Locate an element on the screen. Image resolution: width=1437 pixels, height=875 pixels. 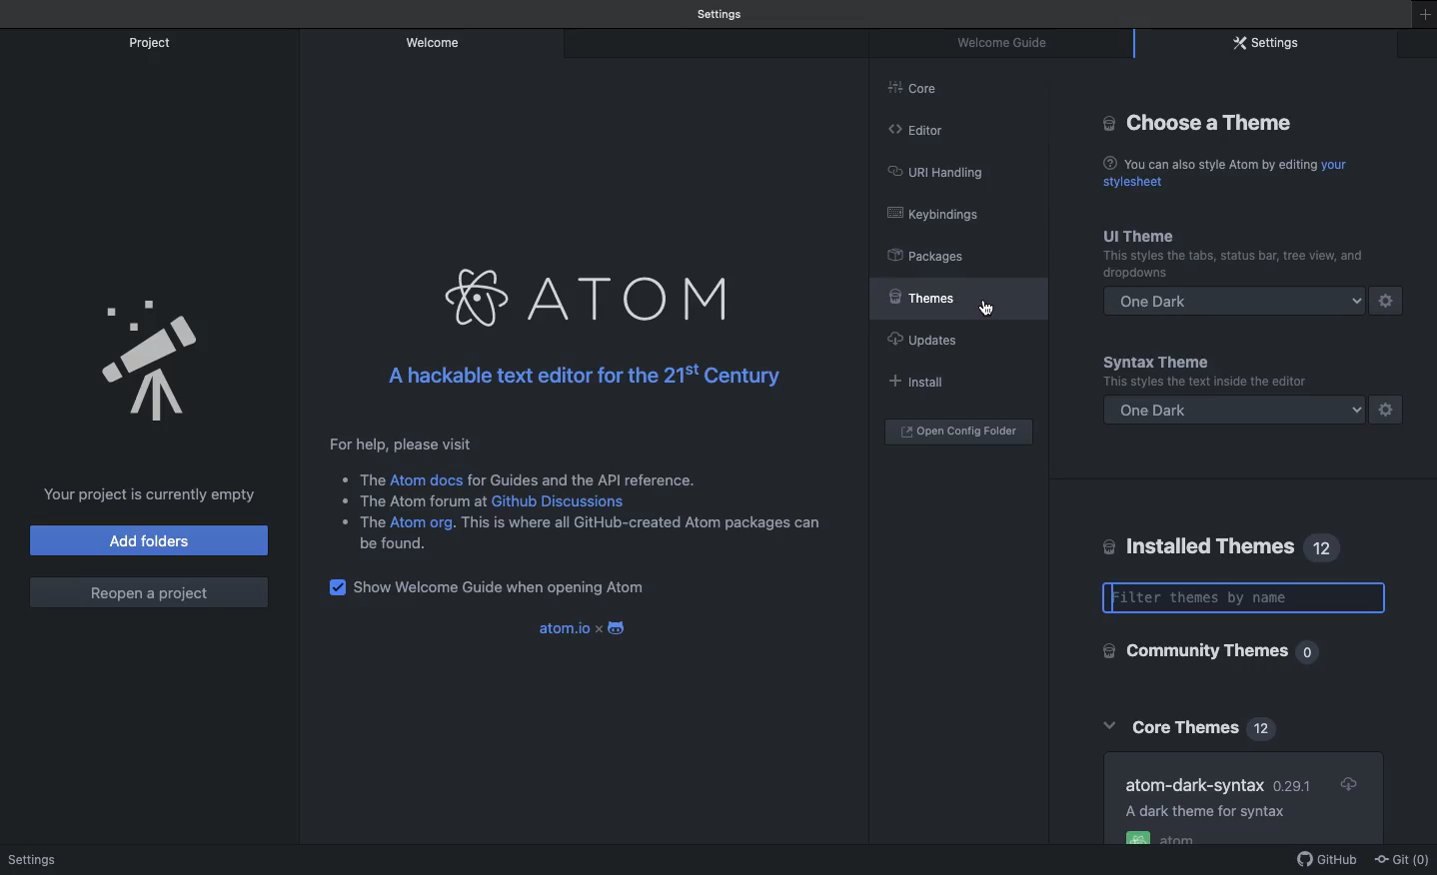
Atom dark syntax is located at coordinates (1240, 779).